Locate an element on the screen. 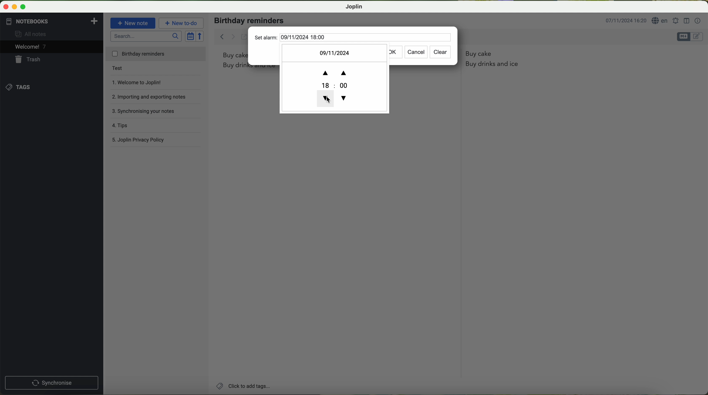 The height and width of the screenshot is (395, 708). reverse sort order is located at coordinates (200, 36).